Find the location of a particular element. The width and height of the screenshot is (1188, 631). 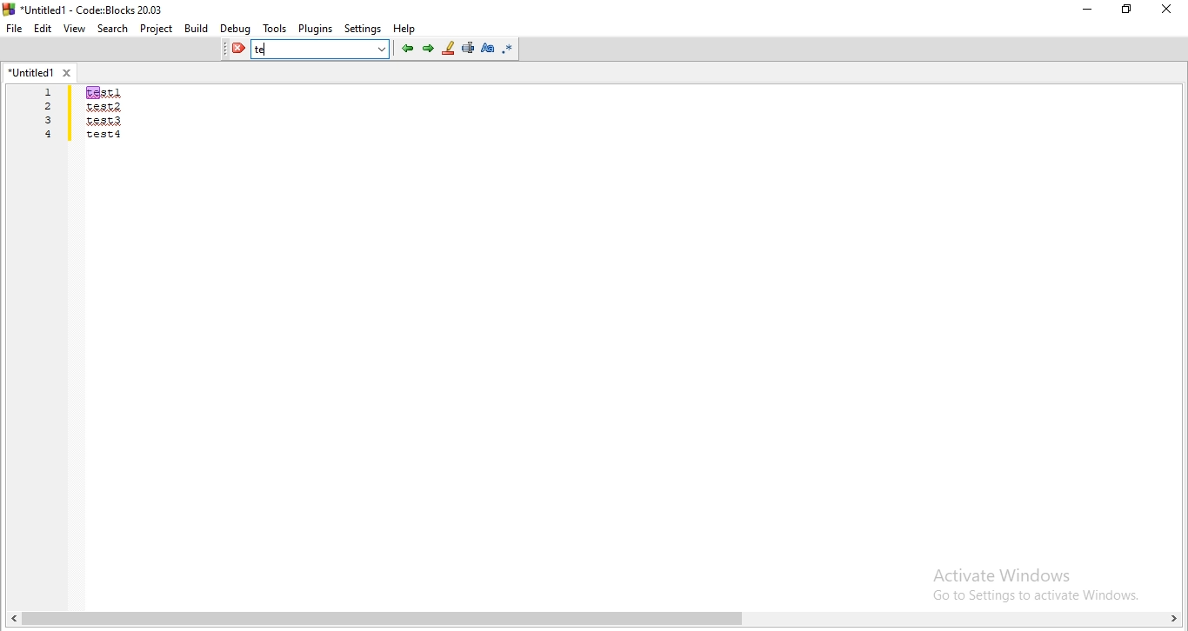

test3 is located at coordinates (105, 120).